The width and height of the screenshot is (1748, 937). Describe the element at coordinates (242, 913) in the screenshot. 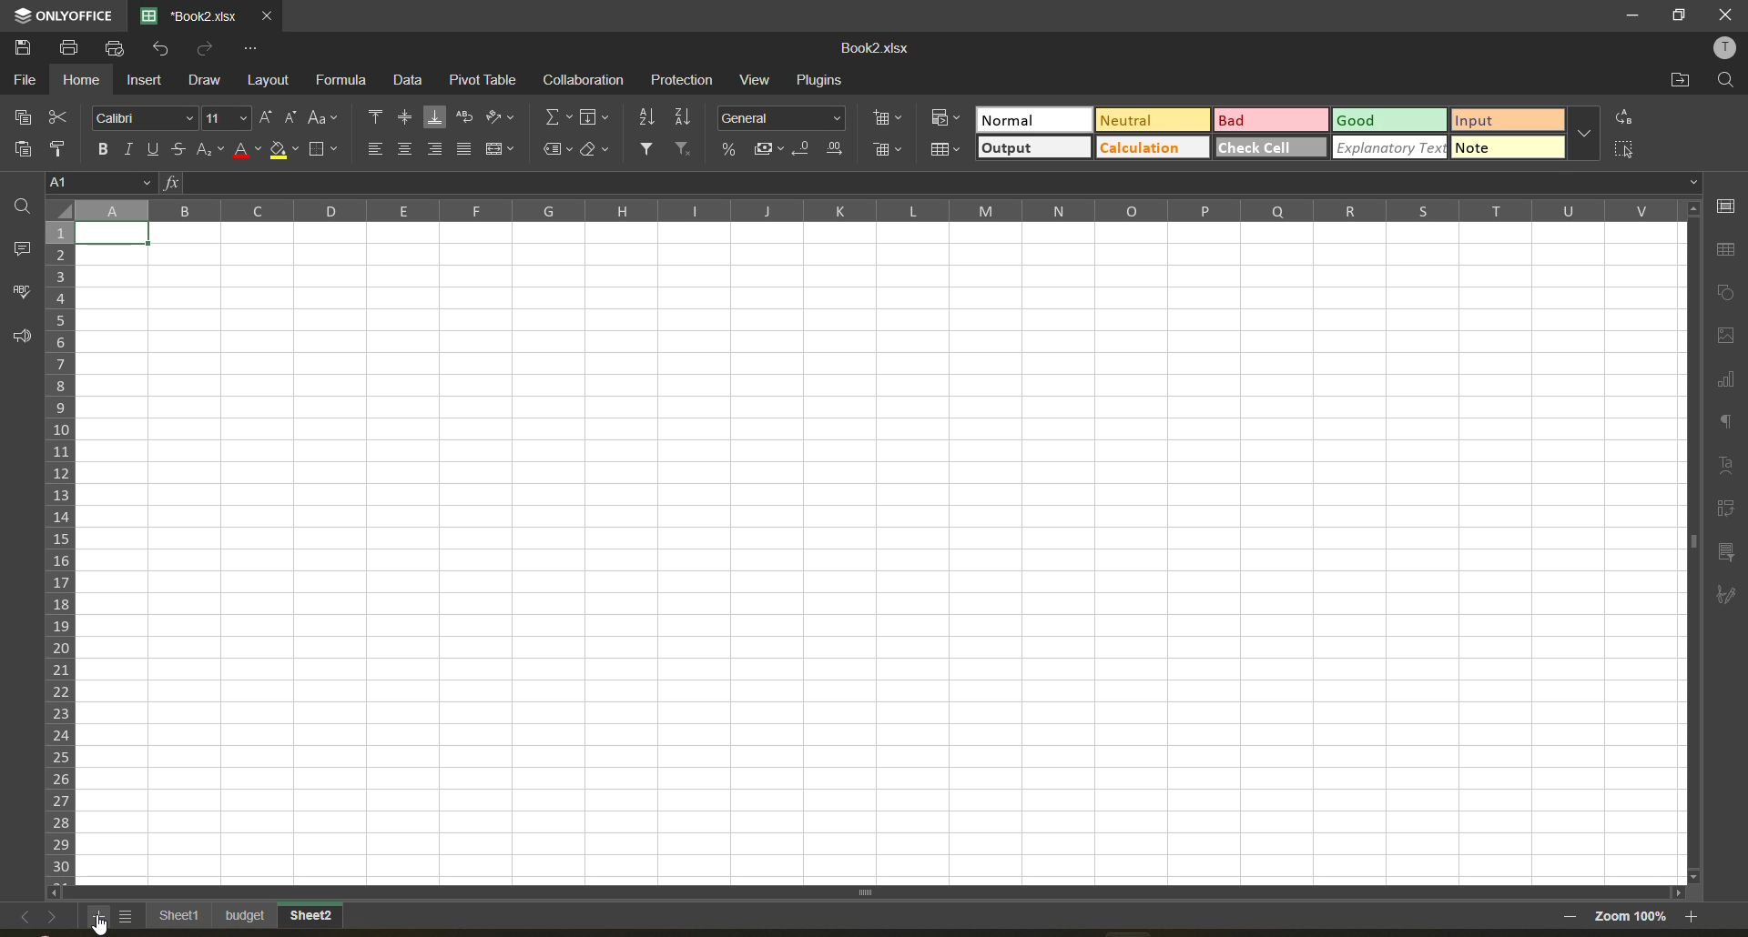

I see `budget` at that location.